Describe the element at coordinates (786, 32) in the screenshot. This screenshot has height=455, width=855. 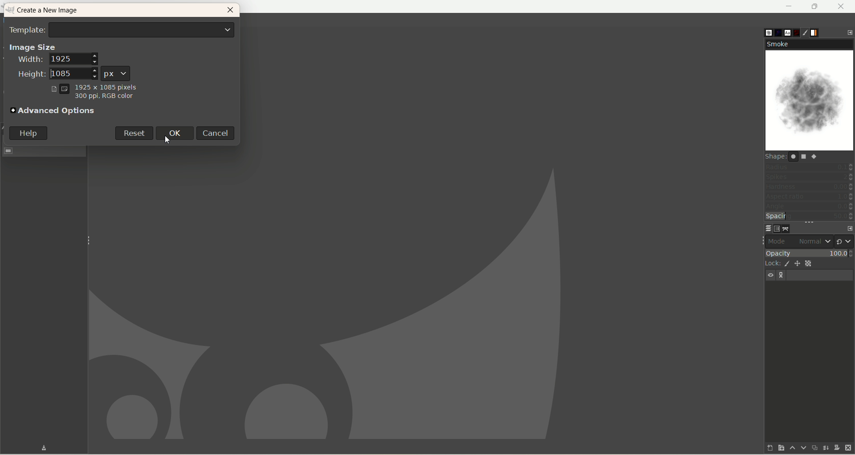
I see `font` at that location.